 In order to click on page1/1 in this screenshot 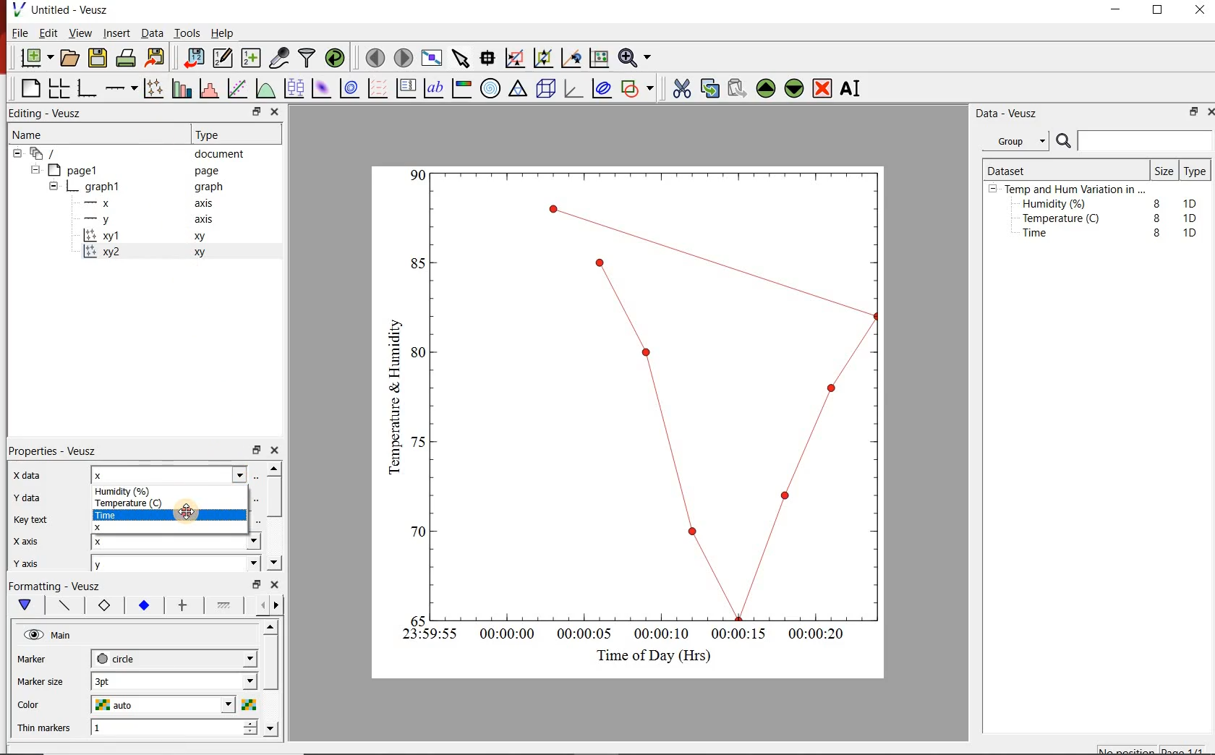, I will do `click(1187, 748)`.